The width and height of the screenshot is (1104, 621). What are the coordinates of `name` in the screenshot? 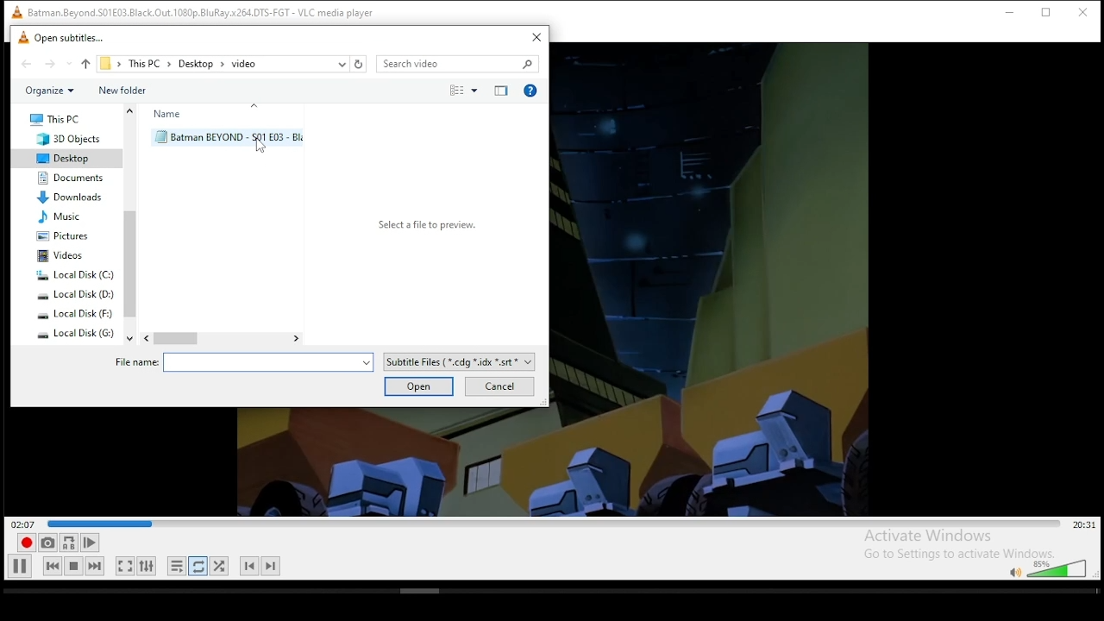 It's located at (166, 115).